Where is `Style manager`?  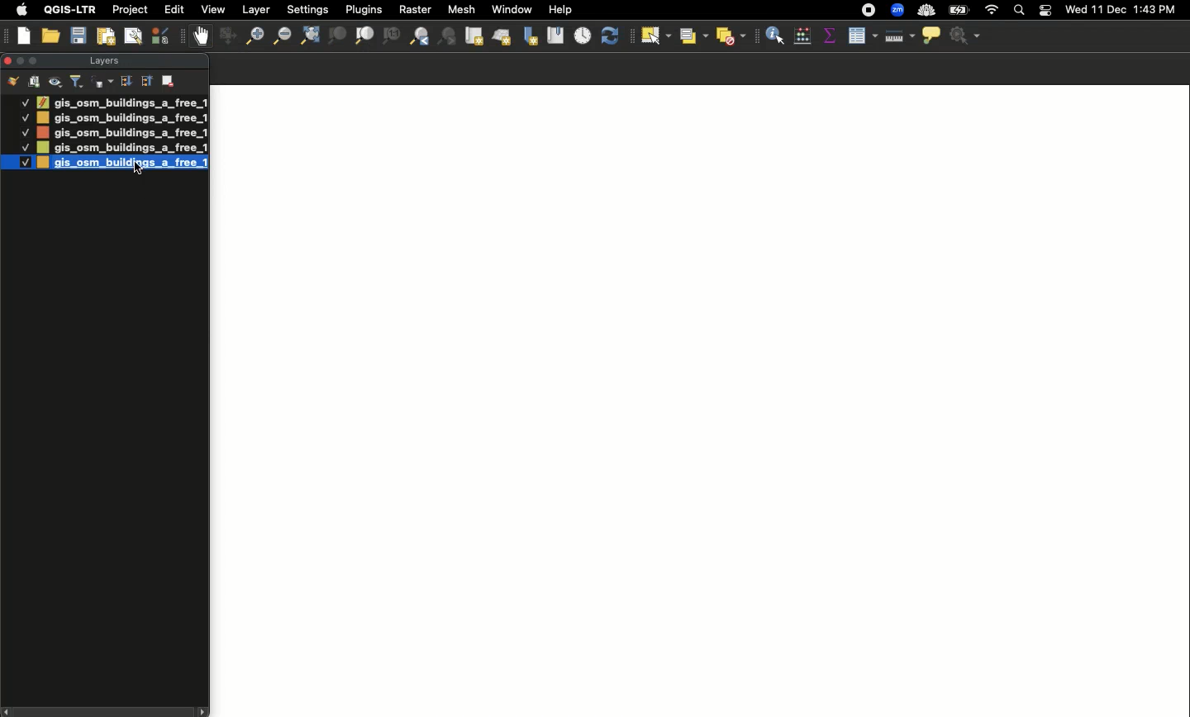 Style manager is located at coordinates (162, 36).